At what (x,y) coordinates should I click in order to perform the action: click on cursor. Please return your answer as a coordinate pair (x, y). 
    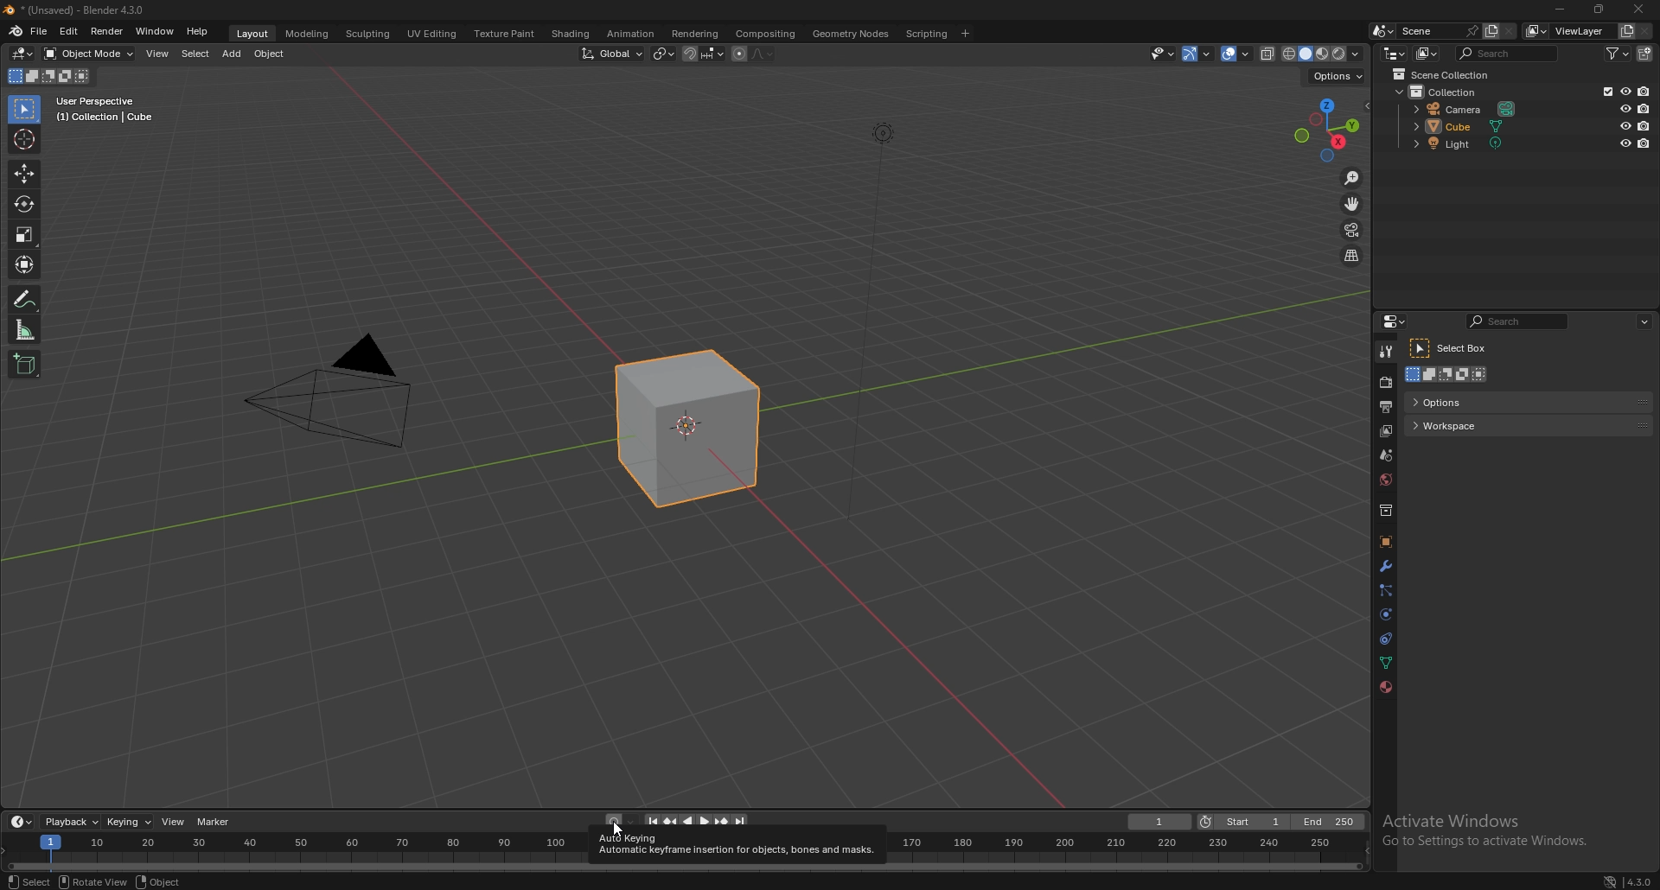
    Looking at the image, I should click on (615, 827).